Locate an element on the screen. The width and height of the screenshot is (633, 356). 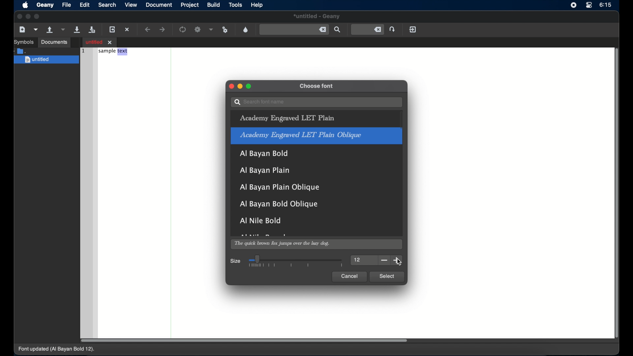
slider is located at coordinates (296, 261).